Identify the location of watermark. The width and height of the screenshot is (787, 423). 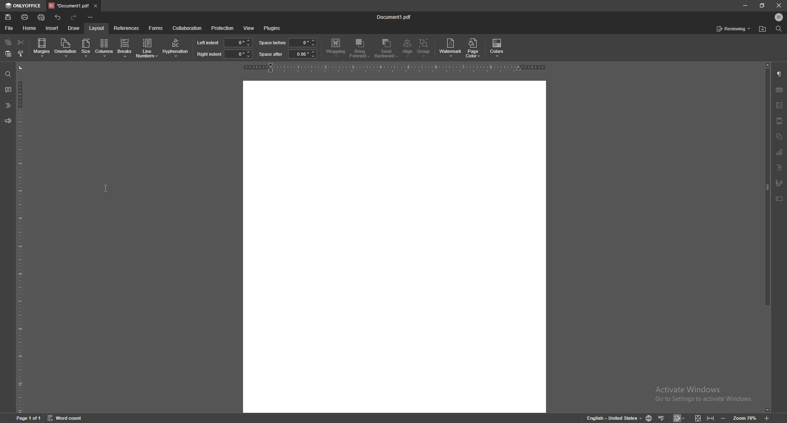
(451, 47).